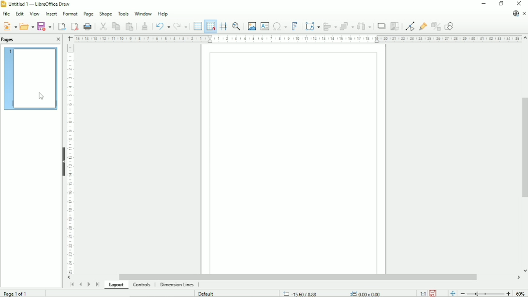 Image resolution: width=528 pixels, height=297 pixels. I want to click on File, so click(5, 14).